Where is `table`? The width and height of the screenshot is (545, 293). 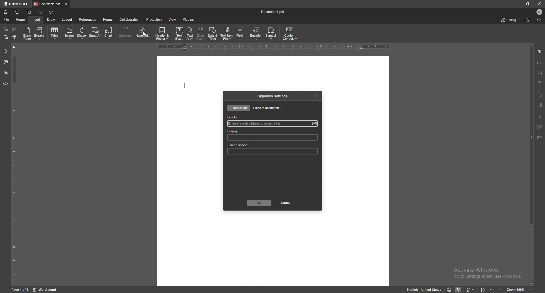 table is located at coordinates (540, 62).